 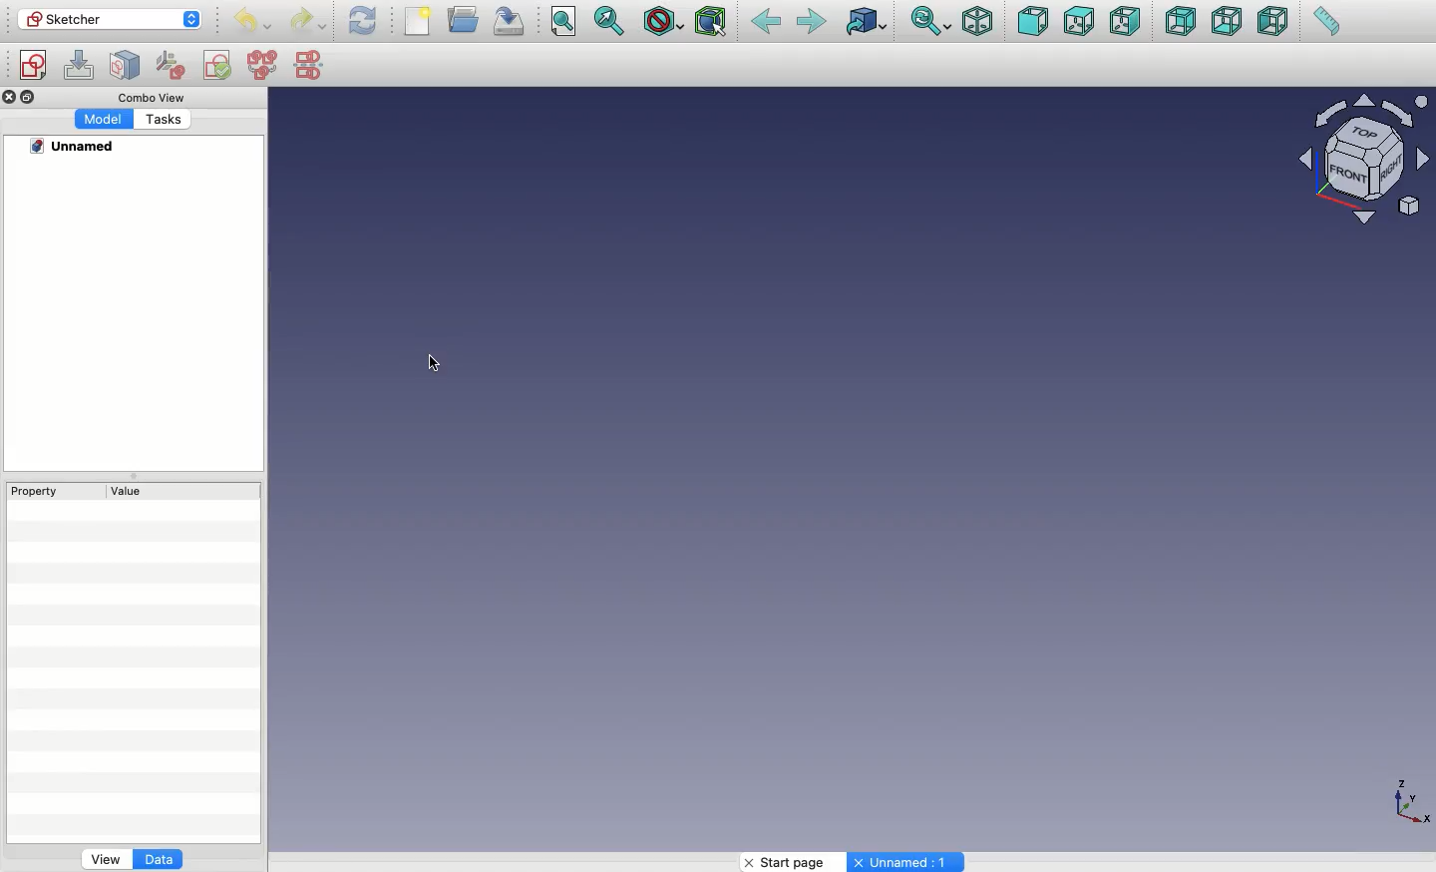 What do you see at coordinates (1227, 23) in the screenshot?
I see `Bottom` at bounding box center [1227, 23].